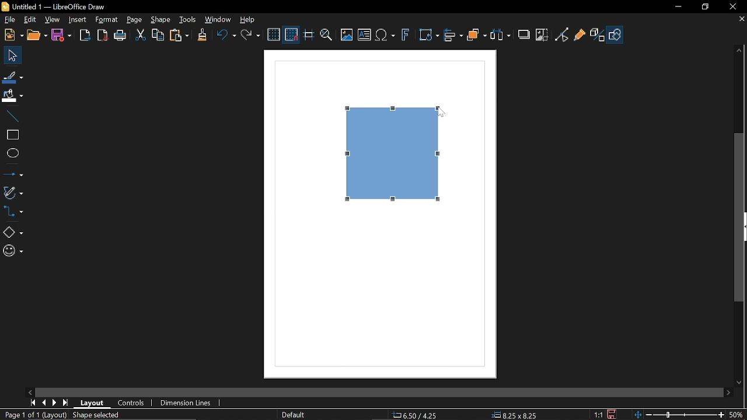  I want to click on Move left, so click(29, 390).